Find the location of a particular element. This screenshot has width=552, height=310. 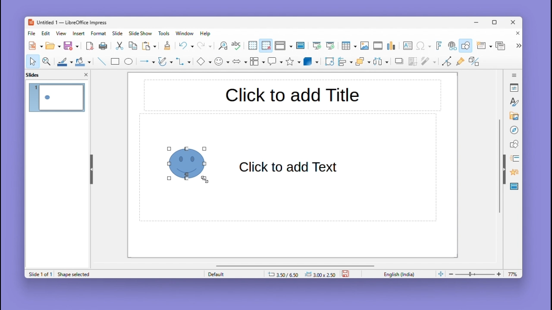

Filter is located at coordinates (428, 64).